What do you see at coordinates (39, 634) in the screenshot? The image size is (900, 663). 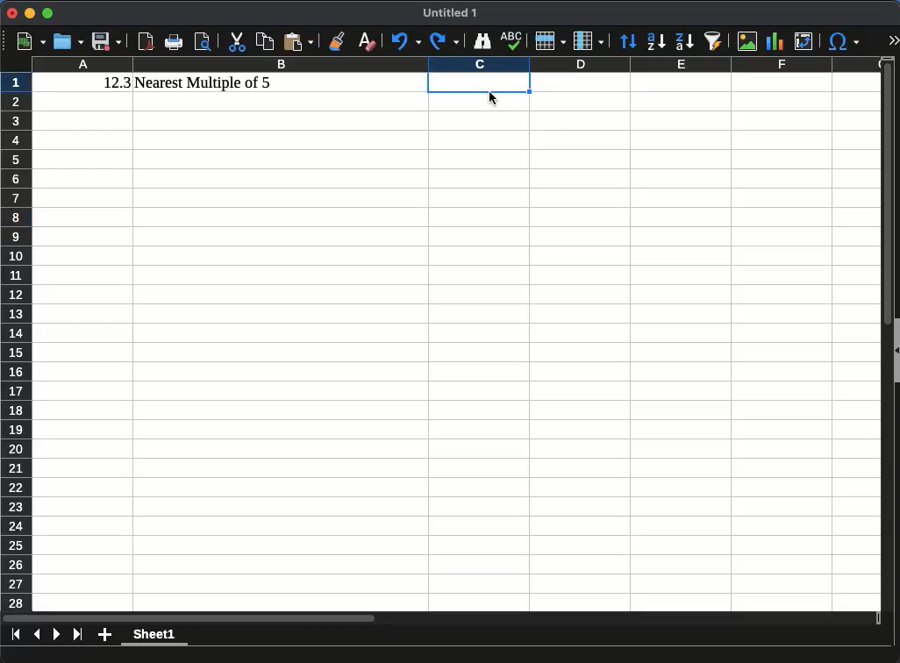 I see `previous sheet` at bounding box center [39, 634].